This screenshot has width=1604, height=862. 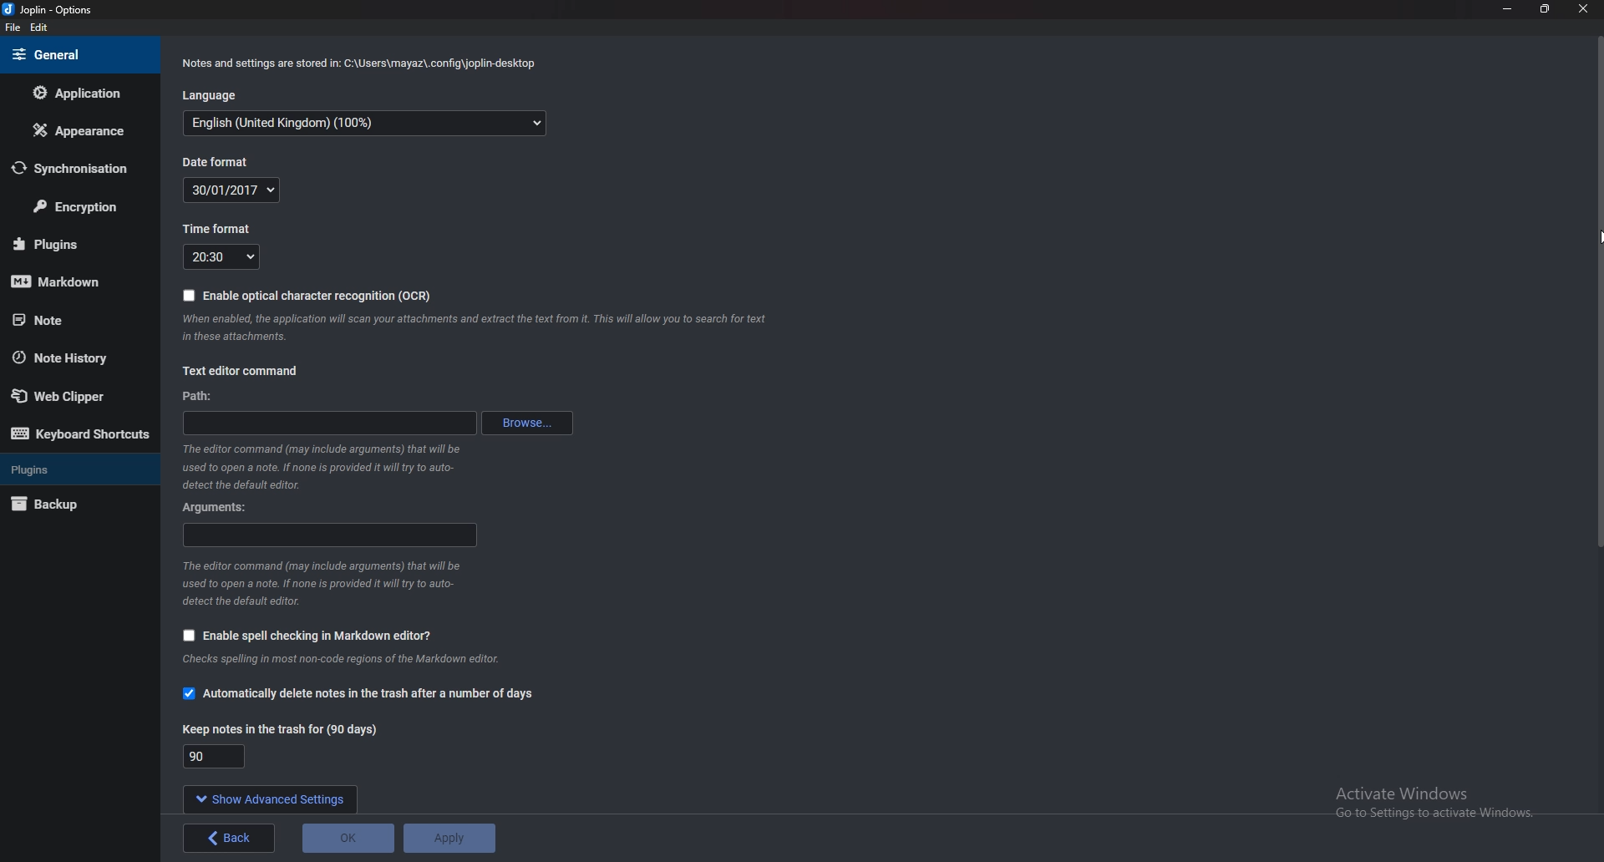 I want to click on plugins, so click(x=75, y=469).